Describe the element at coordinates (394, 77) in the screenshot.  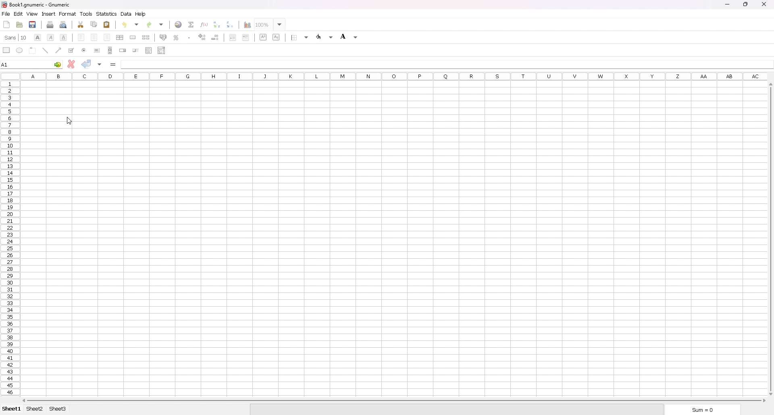
I see `column` at that location.